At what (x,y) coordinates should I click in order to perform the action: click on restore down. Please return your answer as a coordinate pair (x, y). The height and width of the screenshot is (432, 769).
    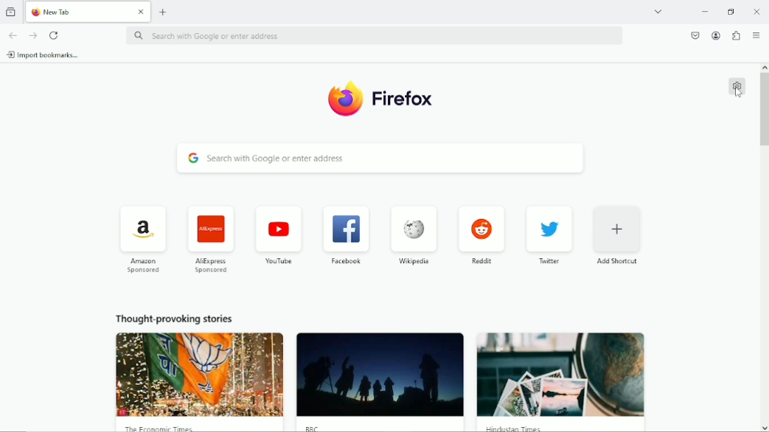
    Looking at the image, I should click on (732, 11).